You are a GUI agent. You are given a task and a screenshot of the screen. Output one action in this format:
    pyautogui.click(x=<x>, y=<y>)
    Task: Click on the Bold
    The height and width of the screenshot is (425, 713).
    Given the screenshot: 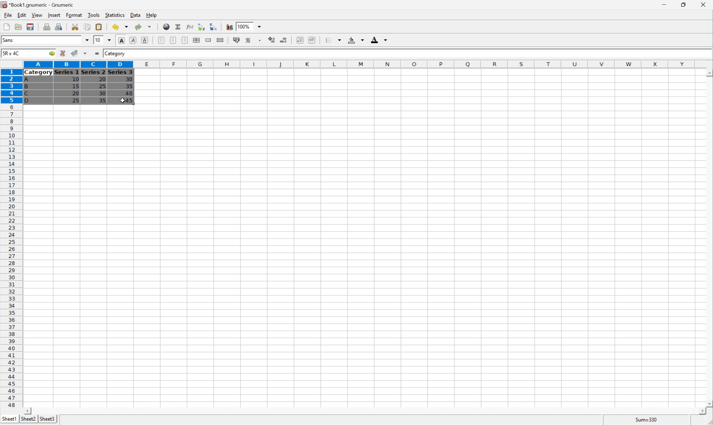 What is the action you would take?
    pyautogui.click(x=122, y=40)
    